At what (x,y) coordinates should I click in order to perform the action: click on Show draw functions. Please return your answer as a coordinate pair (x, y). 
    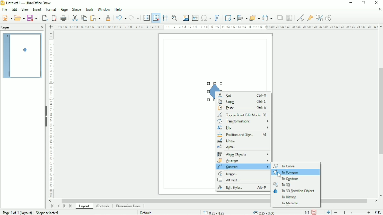
    Looking at the image, I should click on (330, 17).